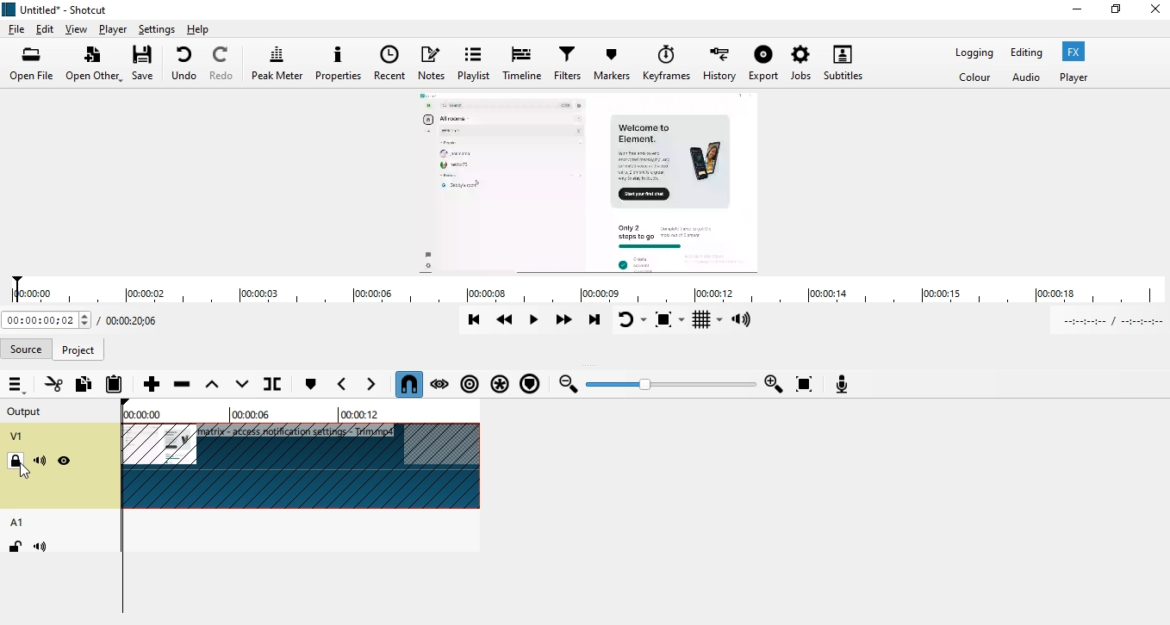  I want to click on timeline, so click(524, 65).